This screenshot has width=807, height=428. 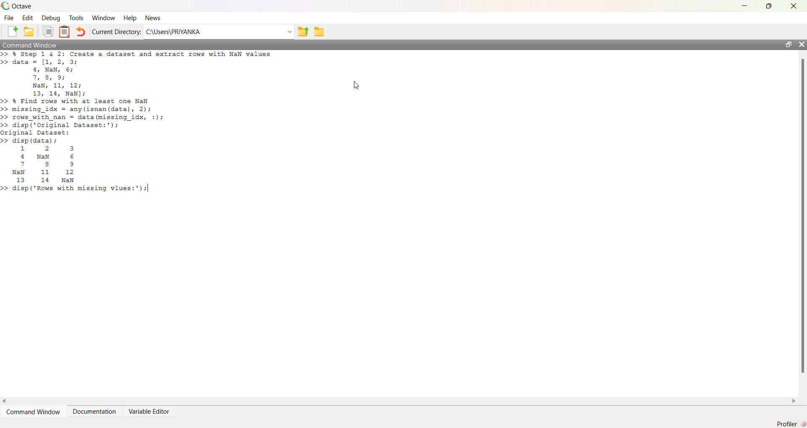 What do you see at coordinates (289, 32) in the screenshot?
I see `dropdown` at bounding box center [289, 32].